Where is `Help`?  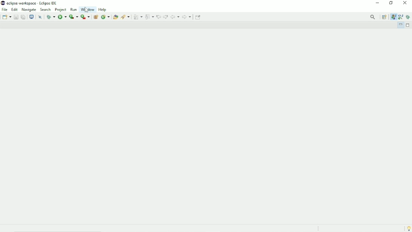
Help is located at coordinates (103, 9).